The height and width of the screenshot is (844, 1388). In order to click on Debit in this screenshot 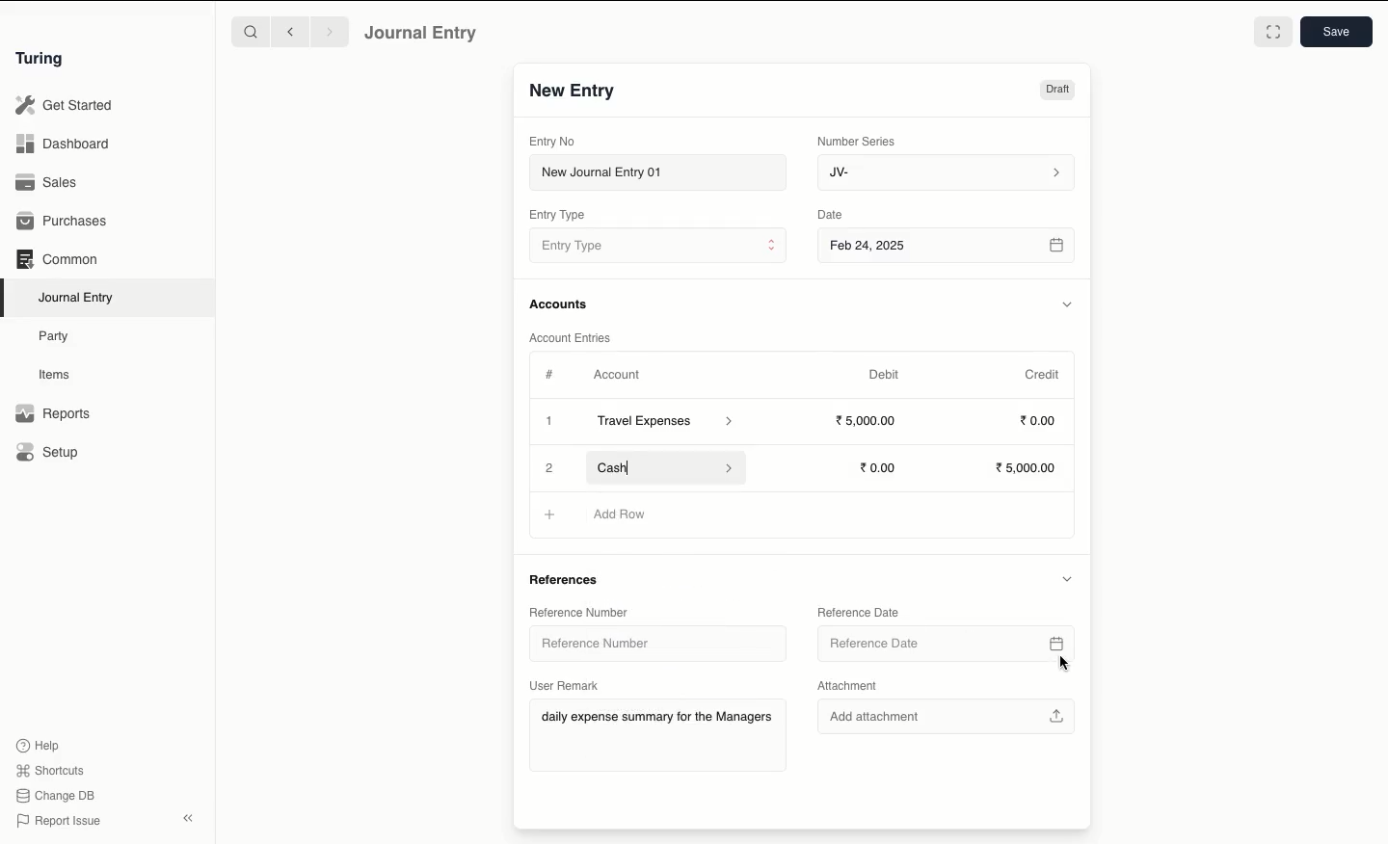, I will do `click(884, 375)`.